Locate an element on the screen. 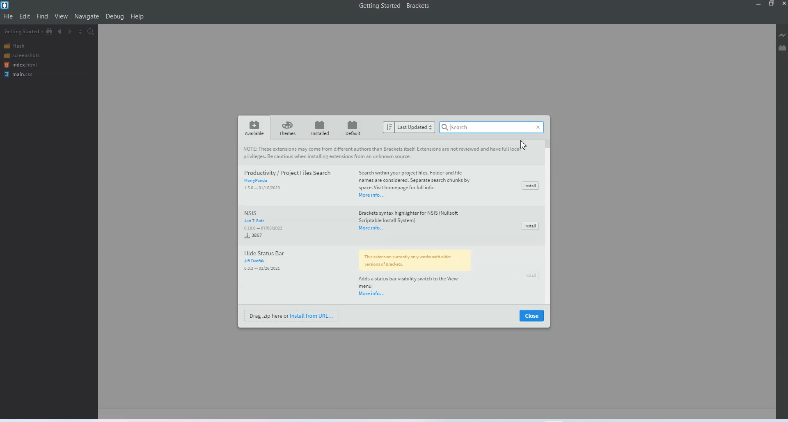 This screenshot has width=788, height=422. Hide Status Bar is located at coordinates (268, 252).